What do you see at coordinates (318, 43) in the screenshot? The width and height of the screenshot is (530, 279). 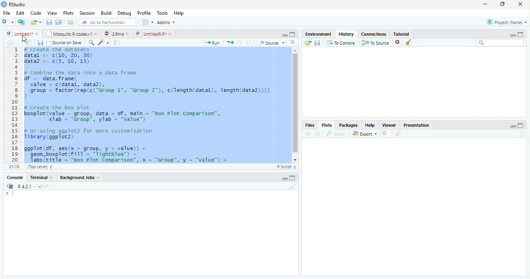 I see `Save history into a file` at bounding box center [318, 43].